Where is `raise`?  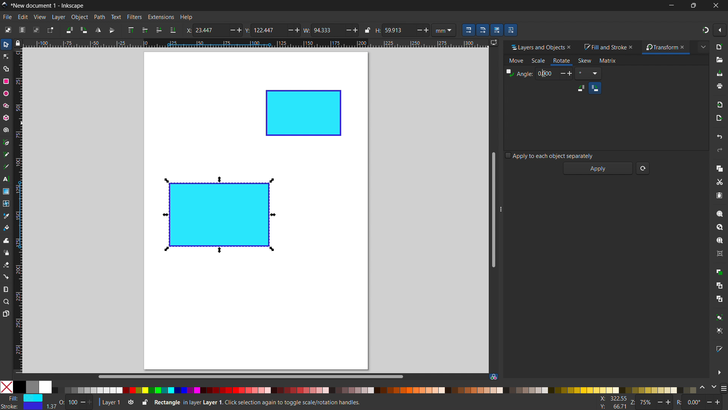 raise is located at coordinates (145, 30).